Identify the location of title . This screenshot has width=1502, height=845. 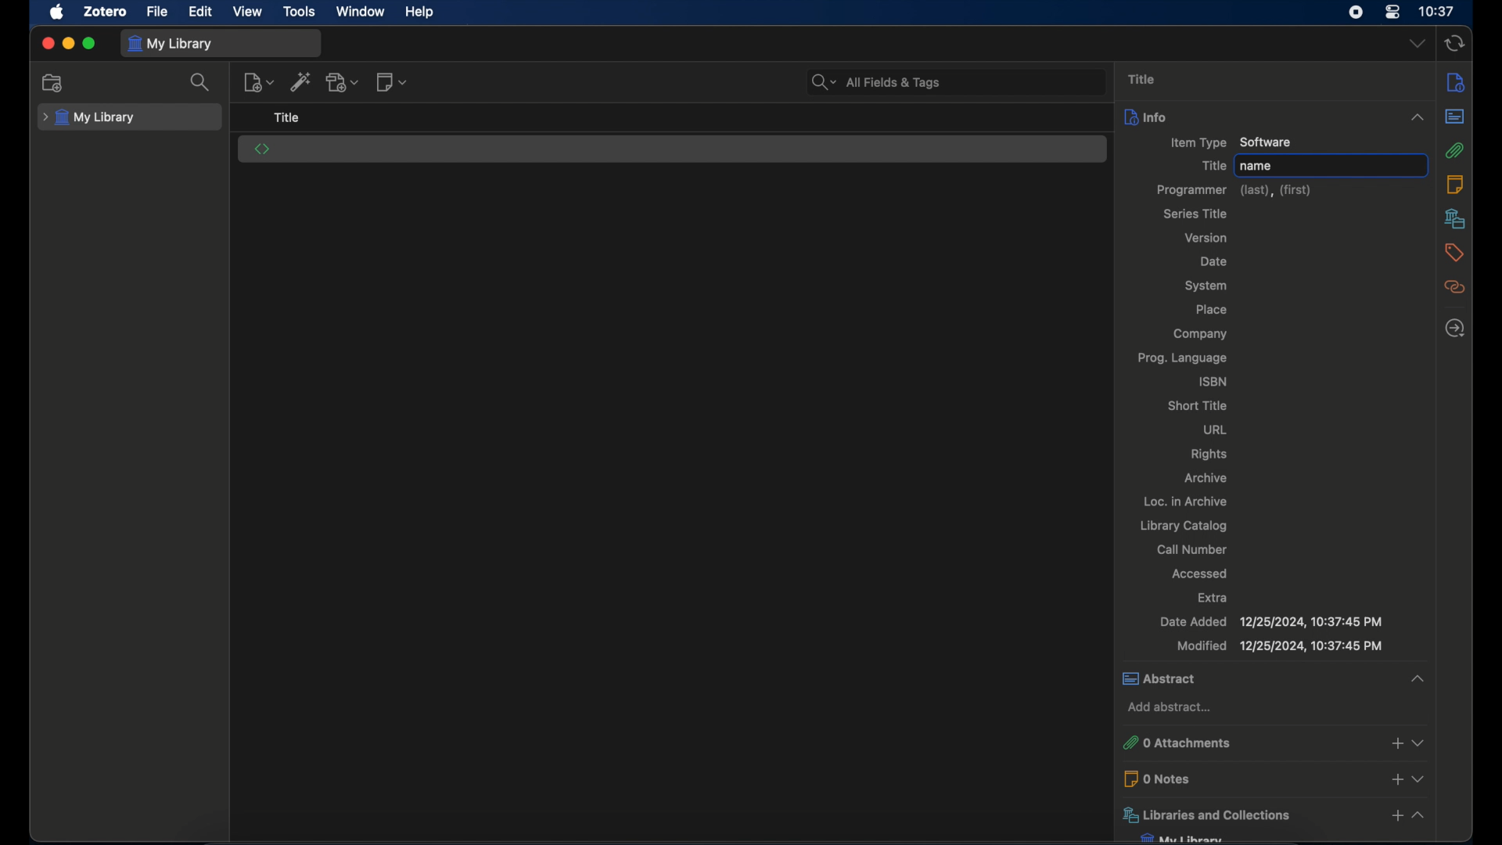
(287, 118).